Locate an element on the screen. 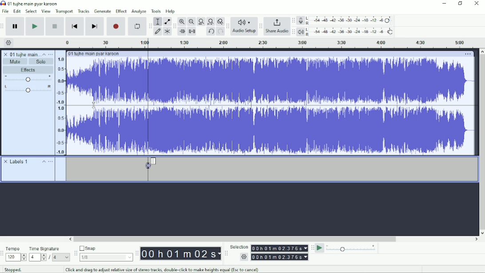  Time signature is located at coordinates (50, 253).